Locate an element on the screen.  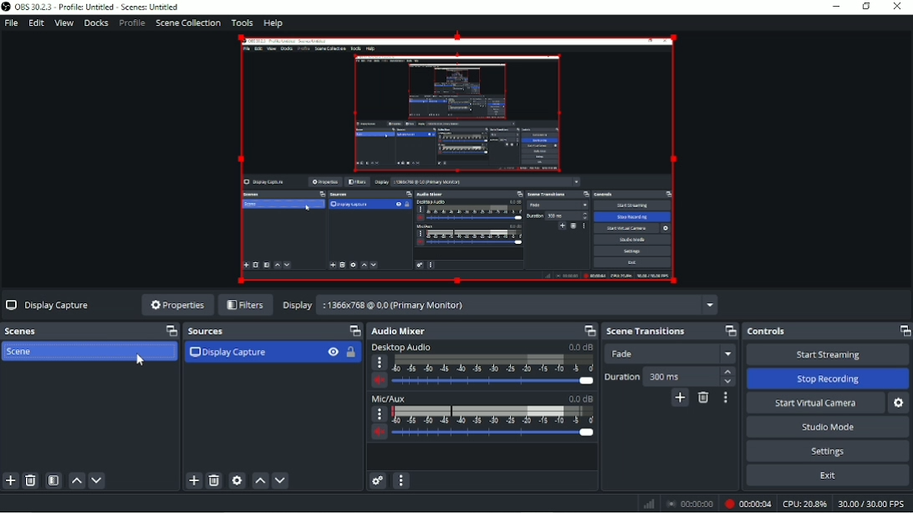
Close is located at coordinates (898, 8).